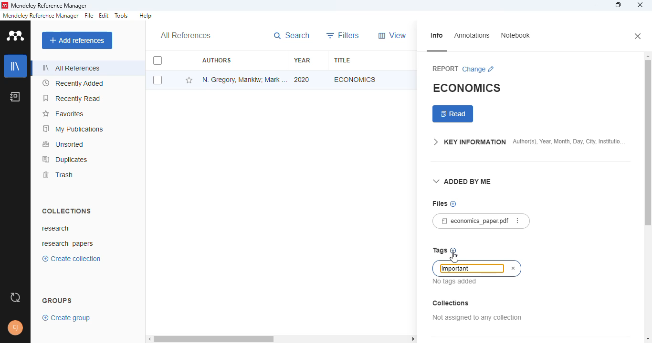  Describe the element at coordinates (122, 16) in the screenshot. I see `tools` at that location.